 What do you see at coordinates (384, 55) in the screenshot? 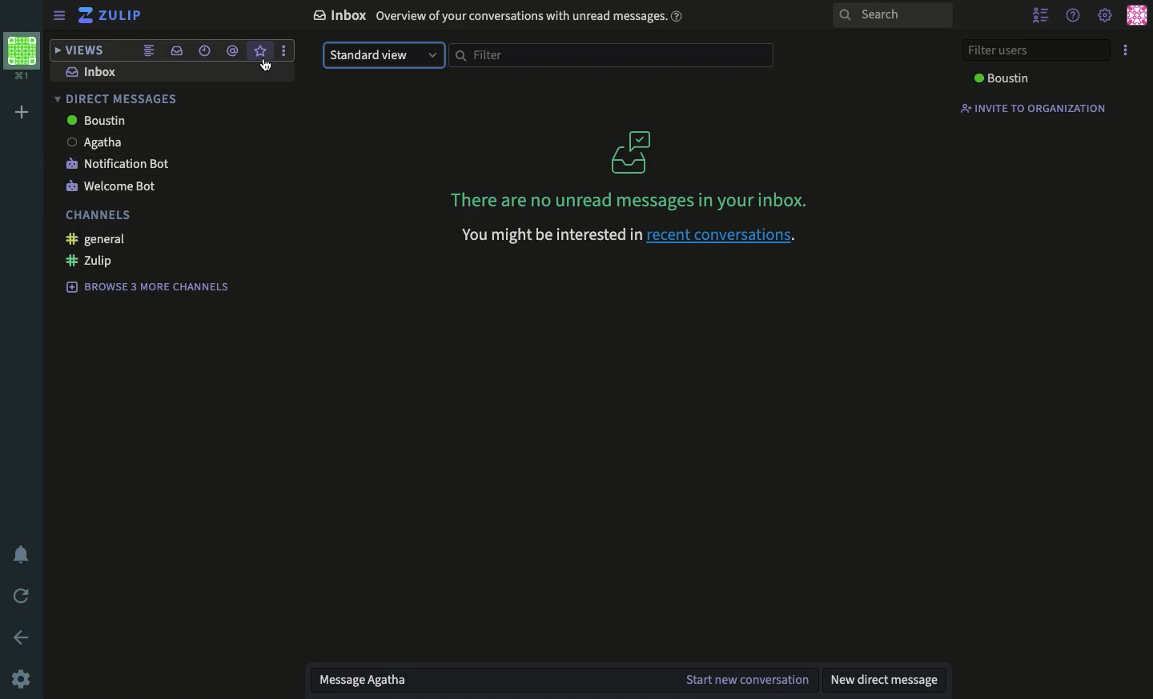
I see `standard view` at bounding box center [384, 55].